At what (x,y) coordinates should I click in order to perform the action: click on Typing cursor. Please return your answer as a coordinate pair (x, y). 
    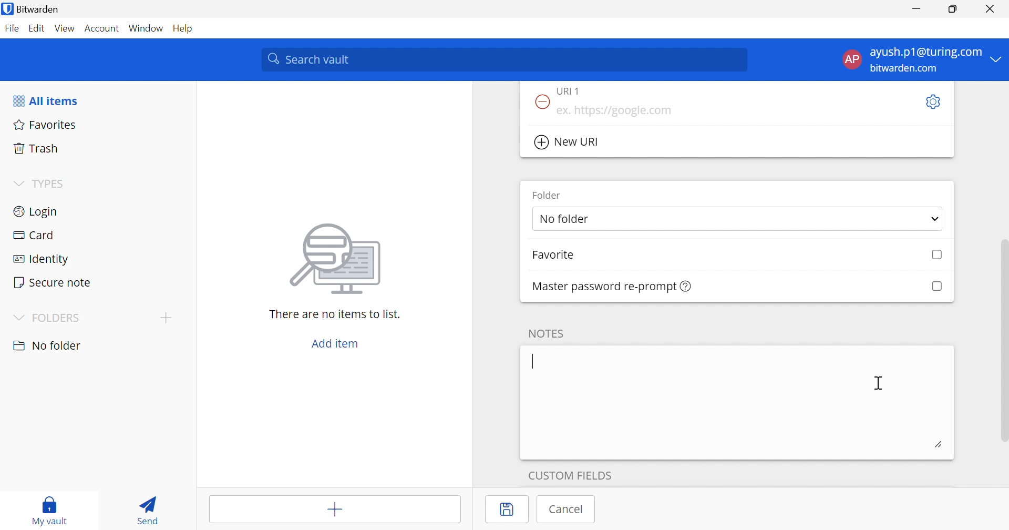
    Looking at the image, I should click on (534, 361).